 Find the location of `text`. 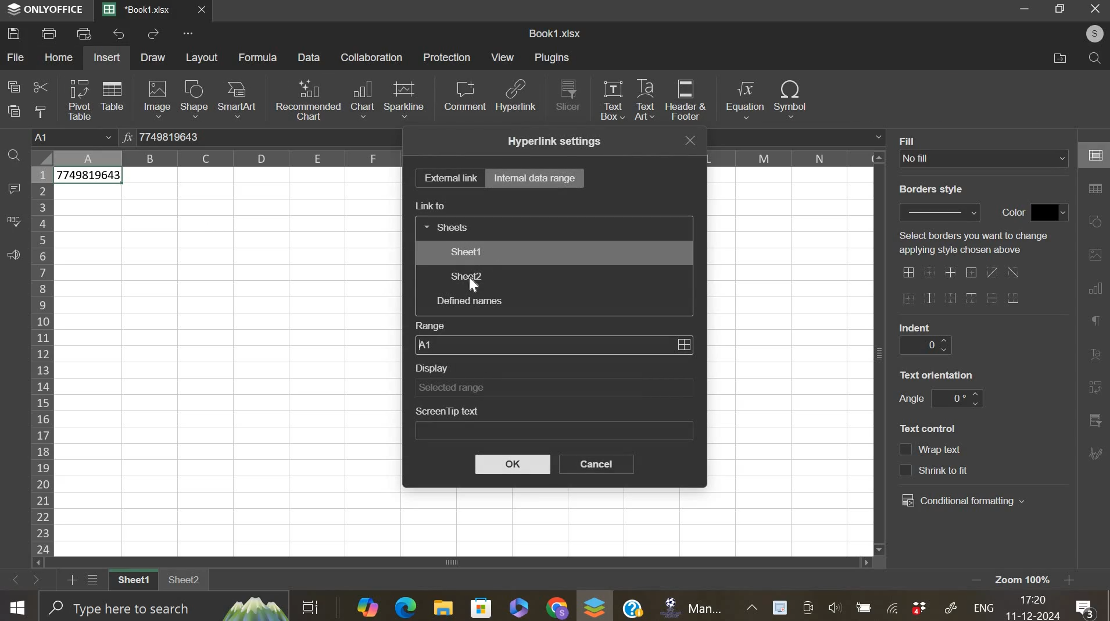

text is located at coordinates (911, 399).